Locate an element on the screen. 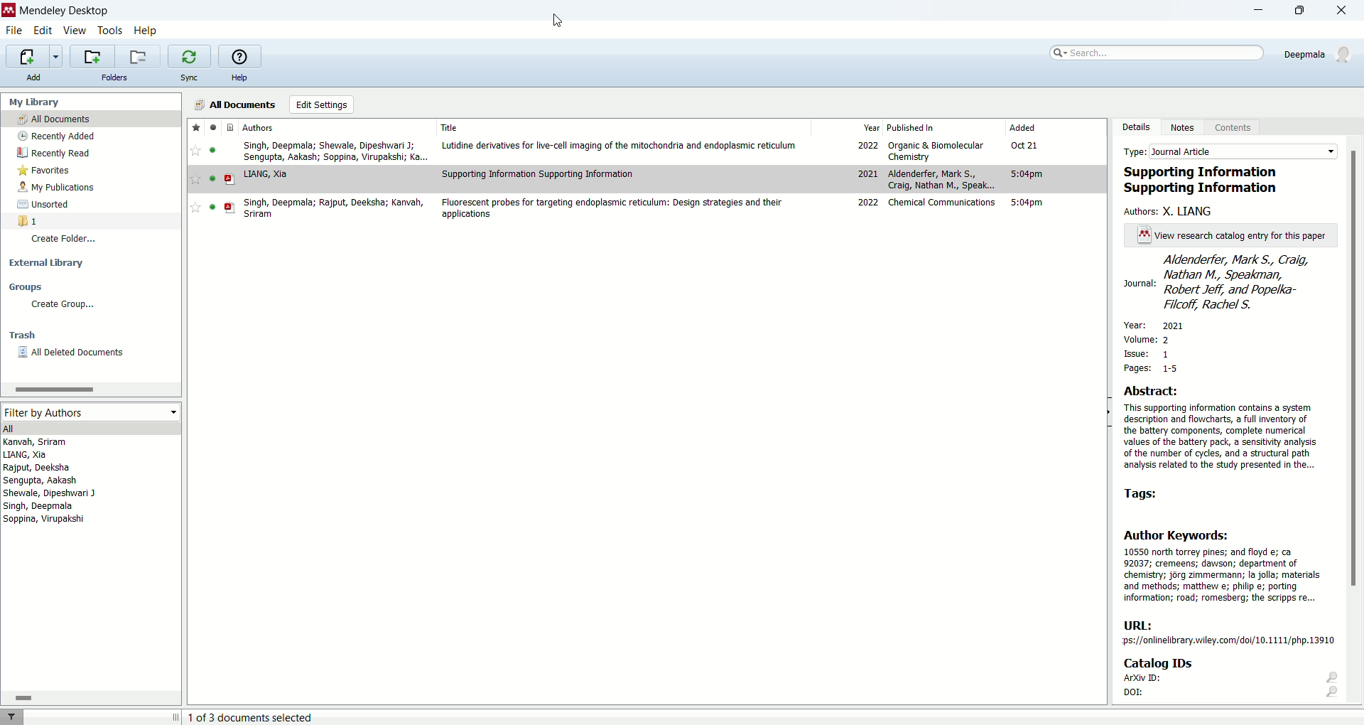  favorite is located at coordinates (195, 150).